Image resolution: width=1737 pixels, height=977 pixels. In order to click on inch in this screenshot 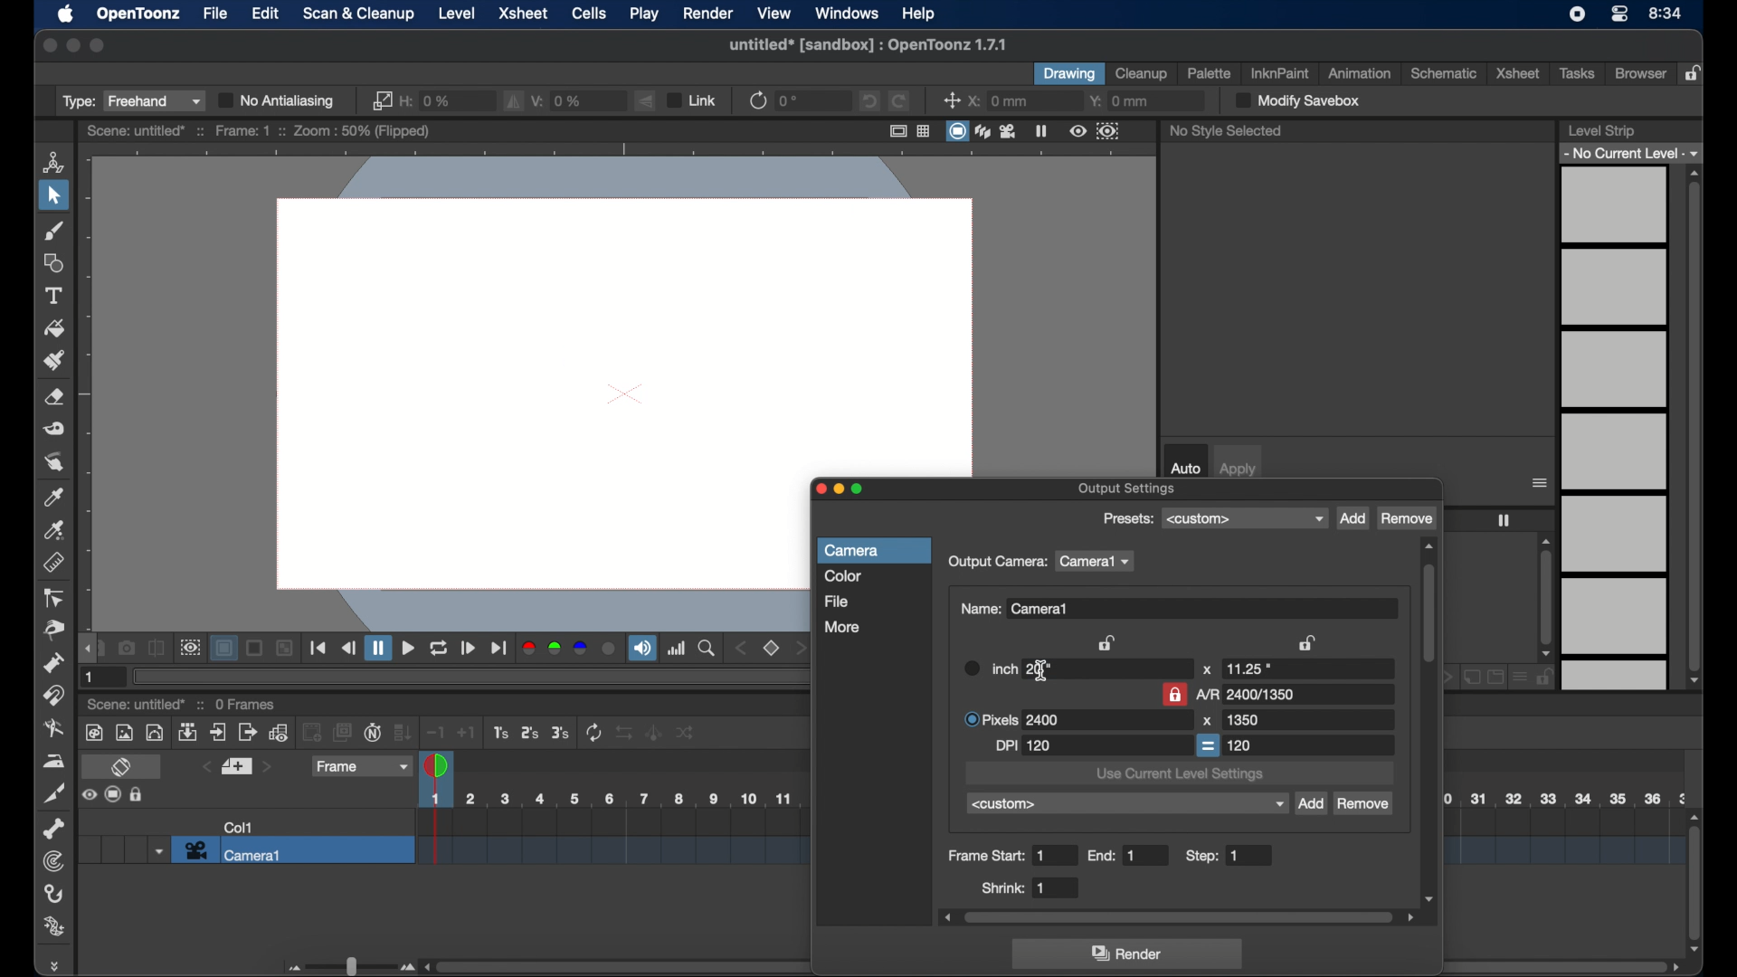, I will do `click(989, 668)`.